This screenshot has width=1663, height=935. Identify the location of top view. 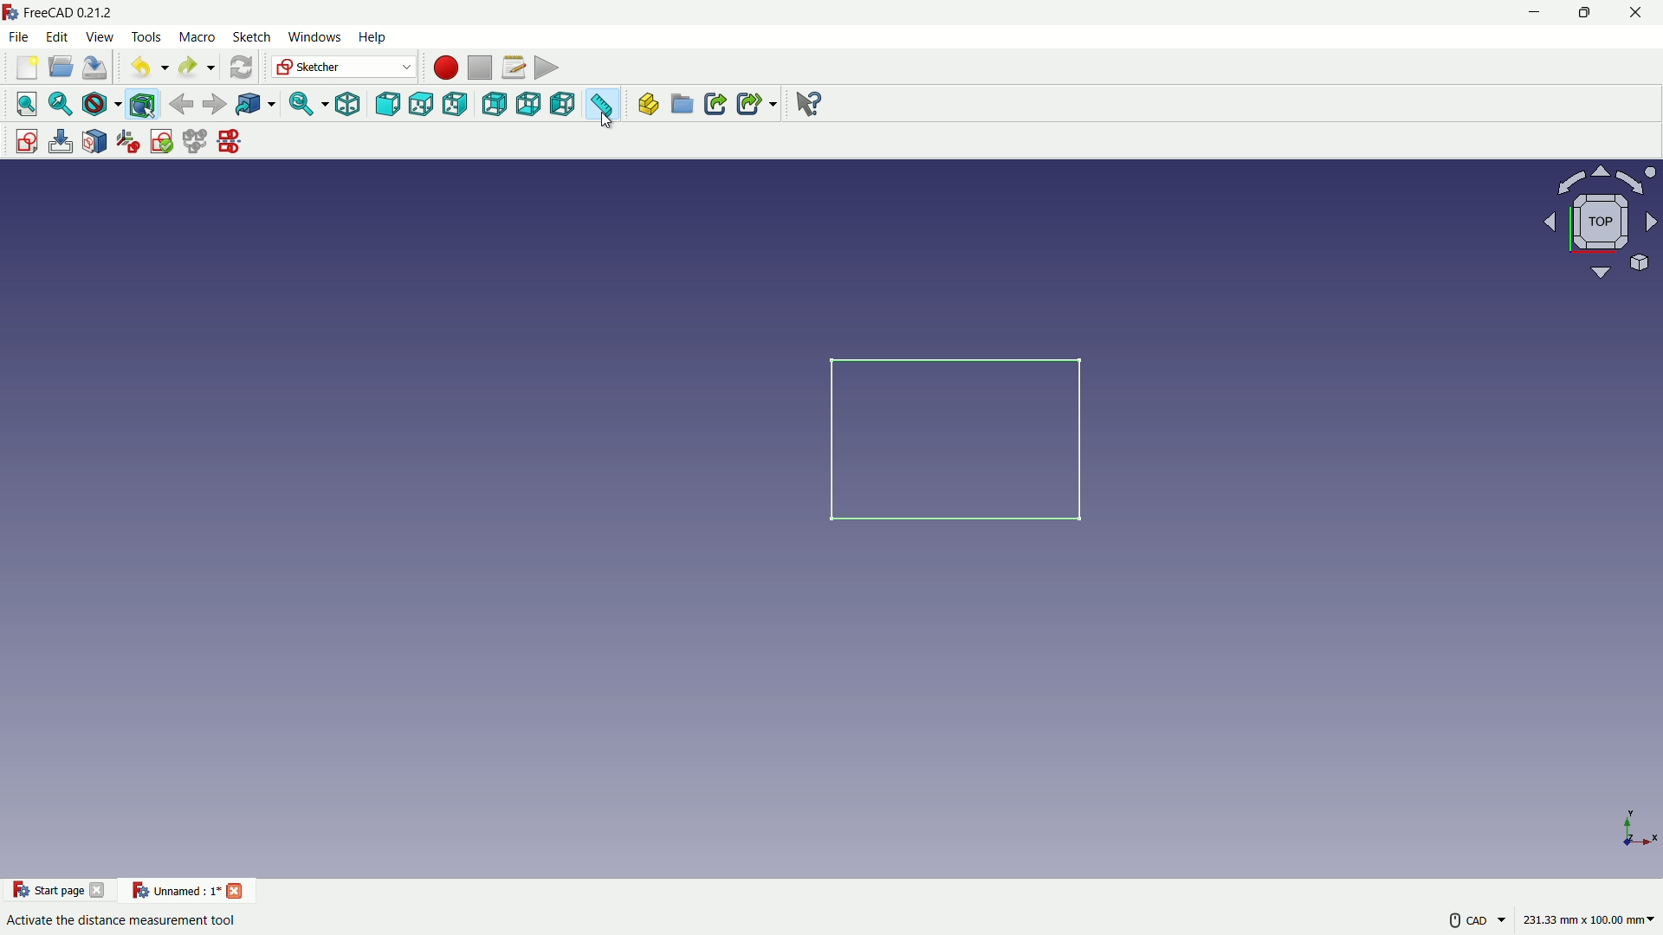
(422, 103).